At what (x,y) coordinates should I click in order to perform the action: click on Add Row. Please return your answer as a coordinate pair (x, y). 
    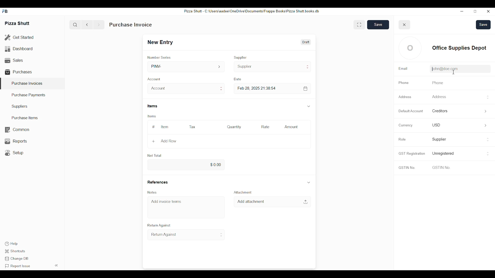
    Looking at the image, I should click on (164, 141).